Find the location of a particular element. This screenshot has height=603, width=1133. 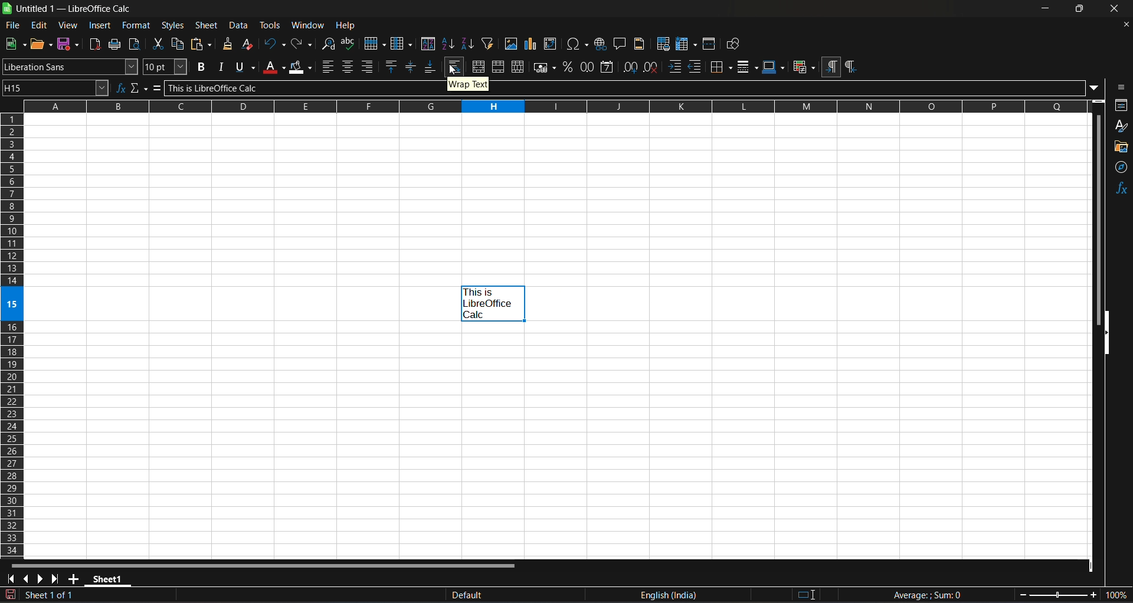

export directly as pdf is located at coordinates (96, 44).